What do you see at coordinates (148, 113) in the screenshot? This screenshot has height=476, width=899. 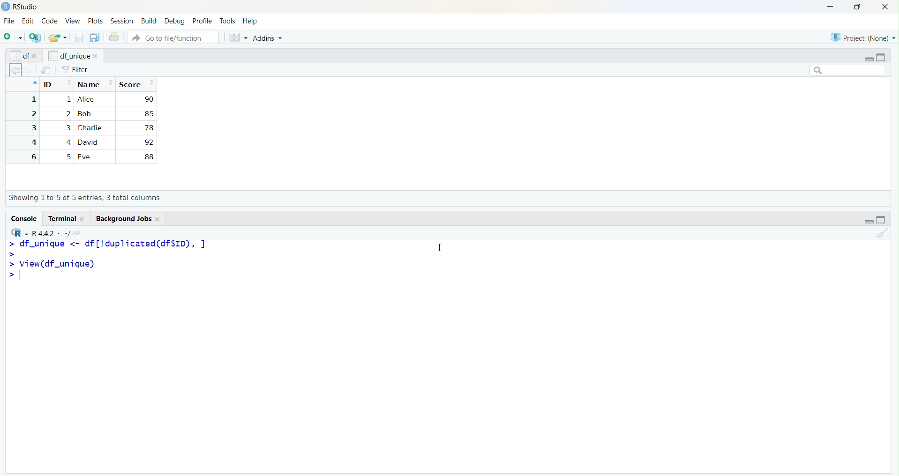 I see `85` at bounding box center [148, 113].